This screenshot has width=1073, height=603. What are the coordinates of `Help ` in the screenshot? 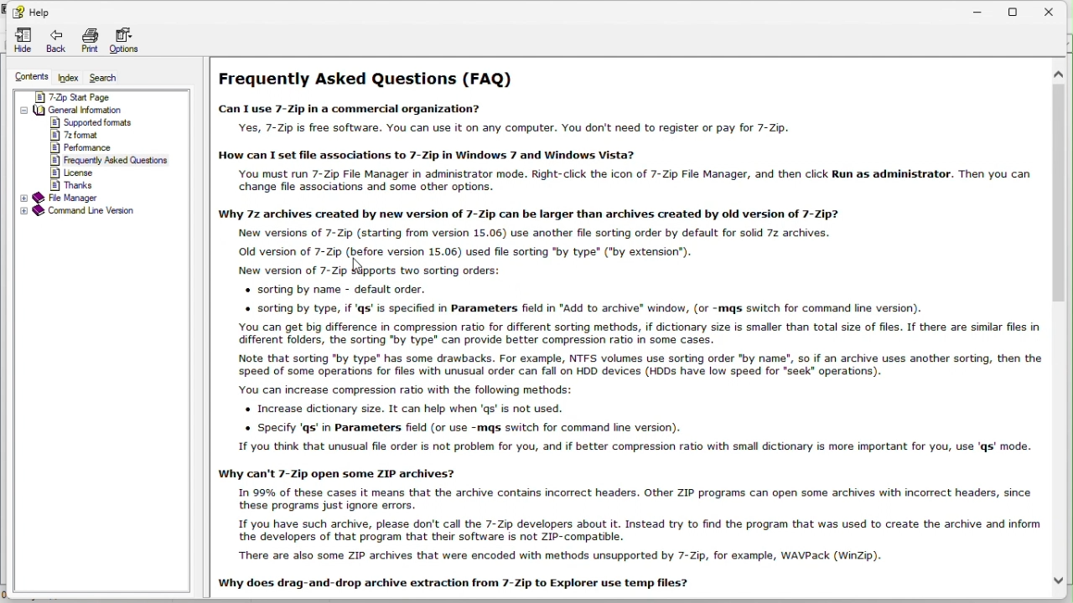 It's located at (33, 11).